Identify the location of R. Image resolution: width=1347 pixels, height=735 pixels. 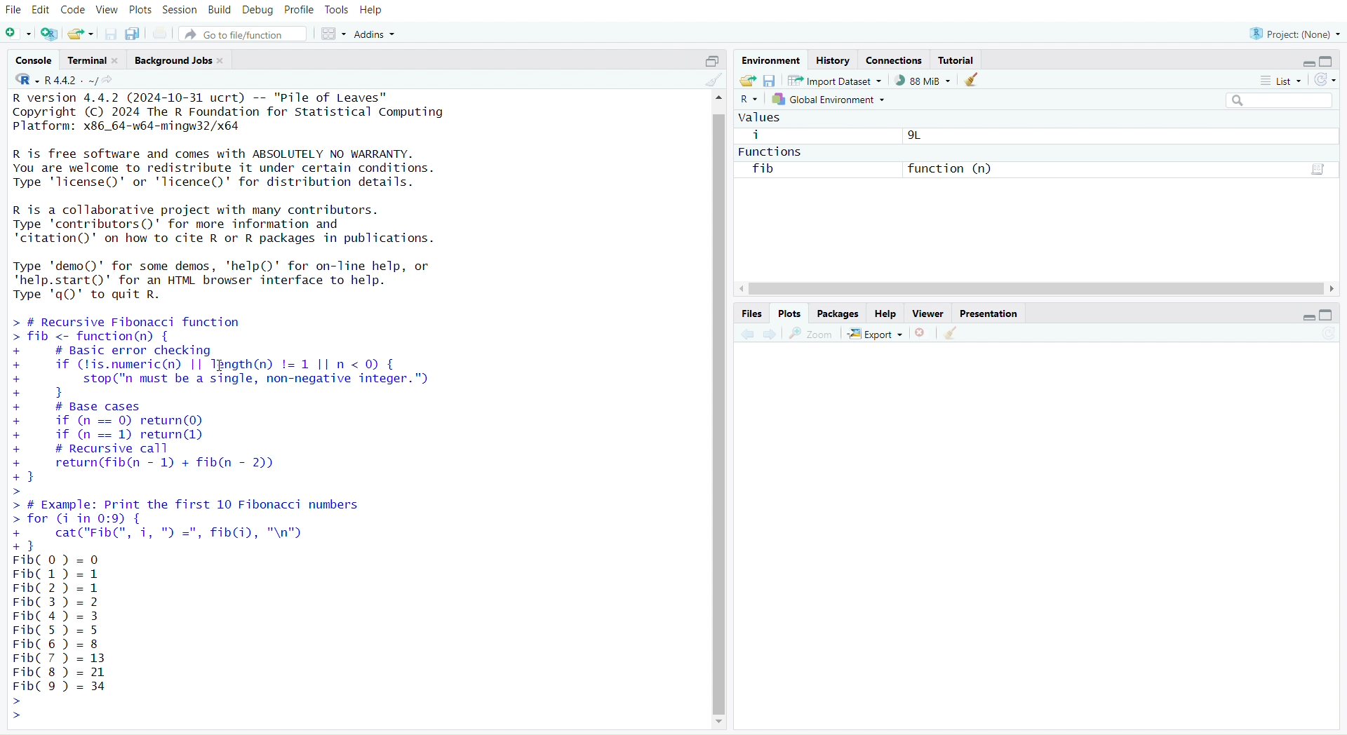
(749, 100).